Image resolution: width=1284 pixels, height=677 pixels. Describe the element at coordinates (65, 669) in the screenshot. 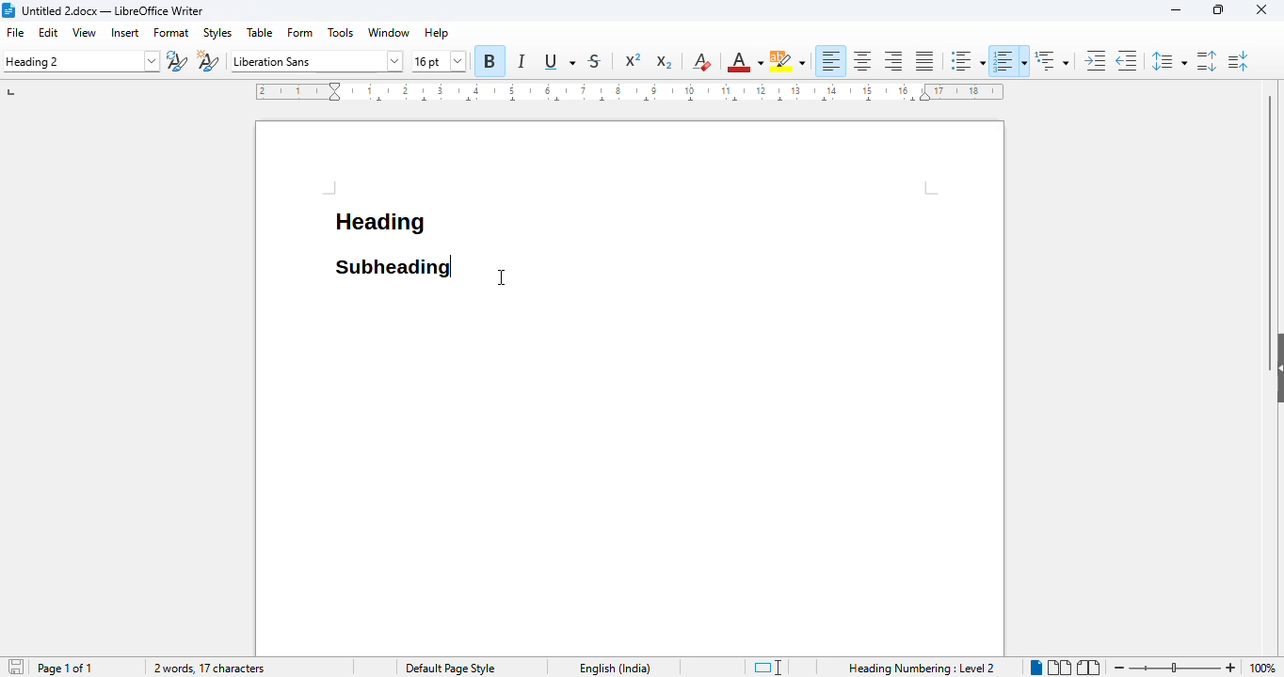

I see `page 1 of 1` at that location.